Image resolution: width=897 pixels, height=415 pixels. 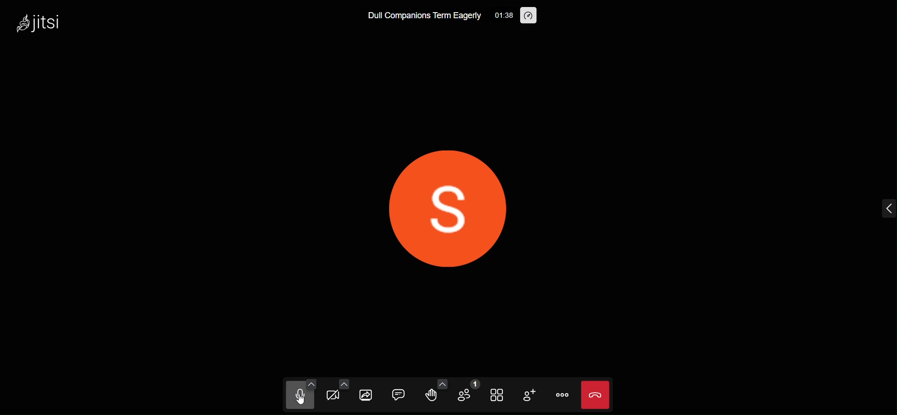 What do you see at coordinates (562, 394) in the screenshot?
I see `more` at bounding box center [562, 394].